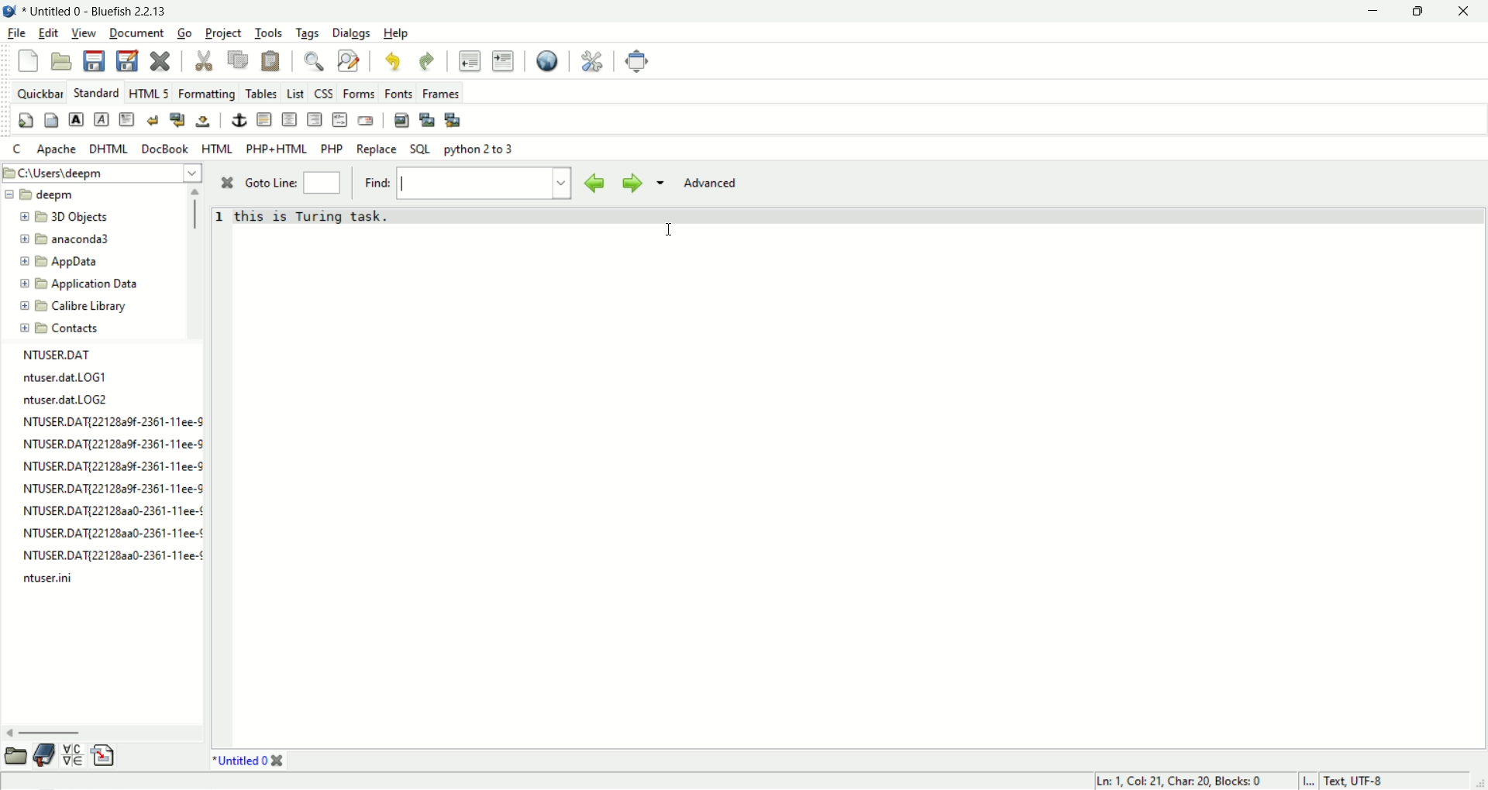 This screenshot has width=1488, height=790. Describe the element at coordinates (318, 62) in the screenshot. I see `find` at that location.